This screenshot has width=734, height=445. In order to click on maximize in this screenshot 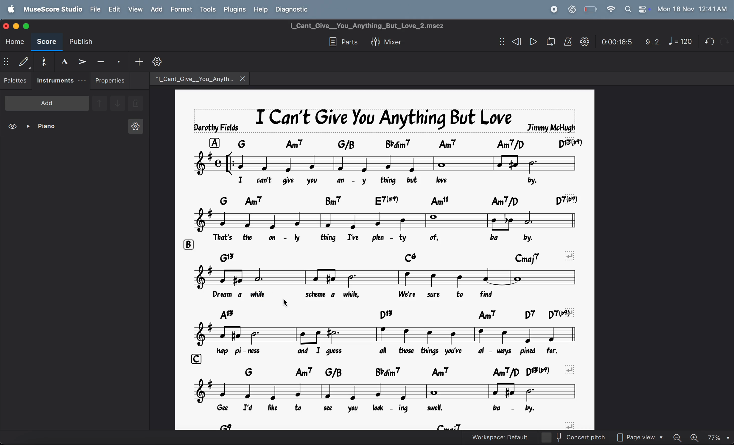, I will do `click(29, 26)`.